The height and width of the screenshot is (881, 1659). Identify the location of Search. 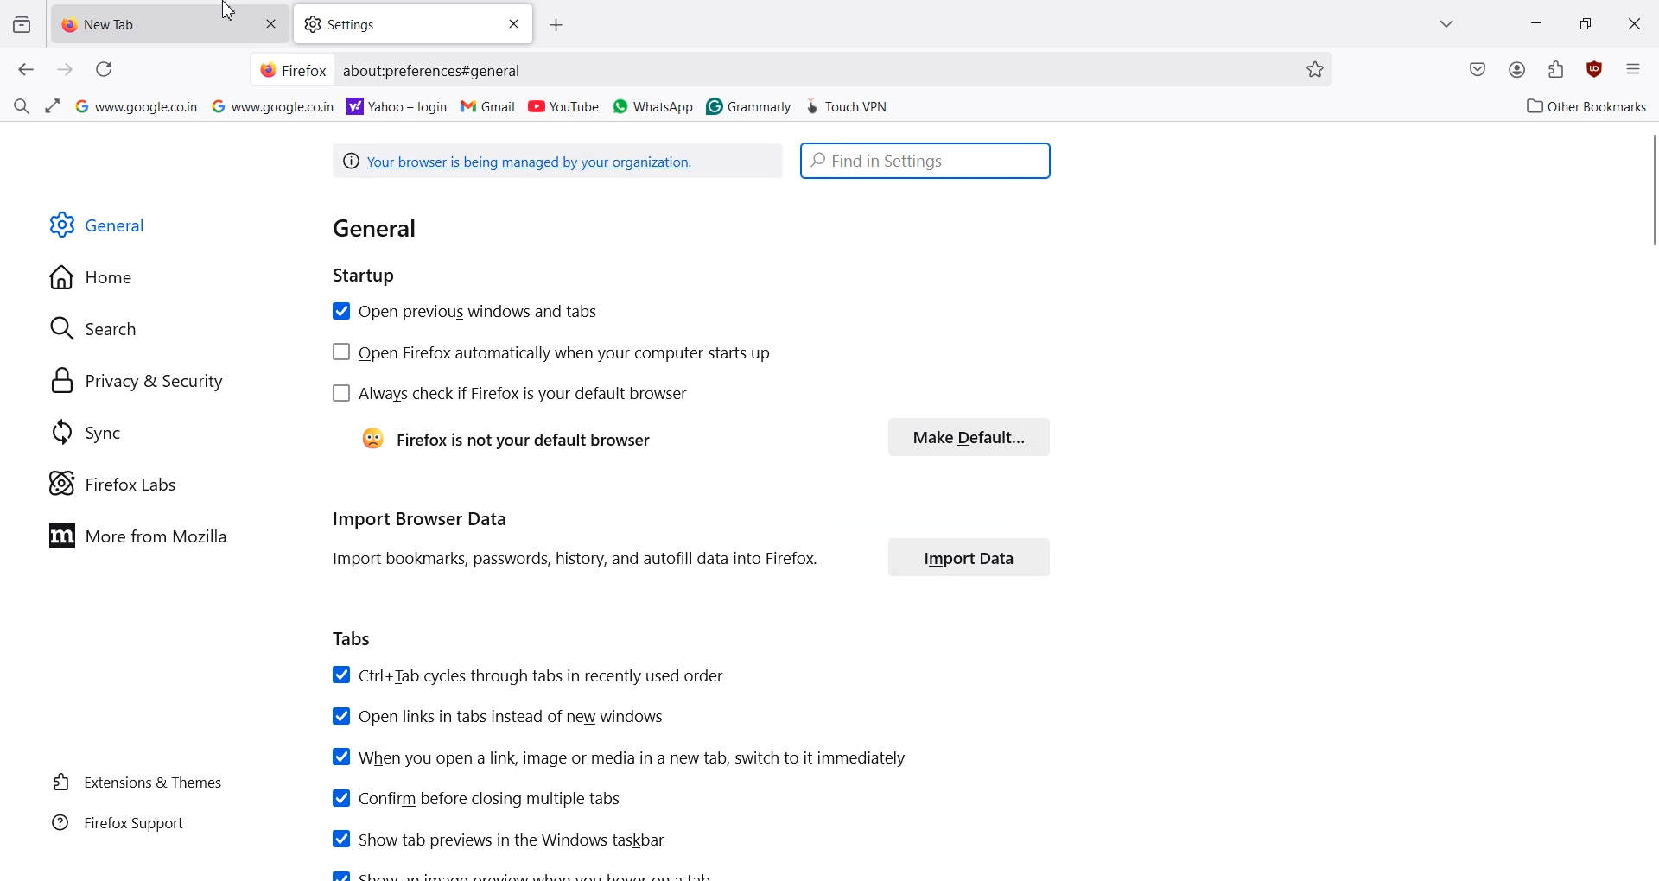
(95, 326).